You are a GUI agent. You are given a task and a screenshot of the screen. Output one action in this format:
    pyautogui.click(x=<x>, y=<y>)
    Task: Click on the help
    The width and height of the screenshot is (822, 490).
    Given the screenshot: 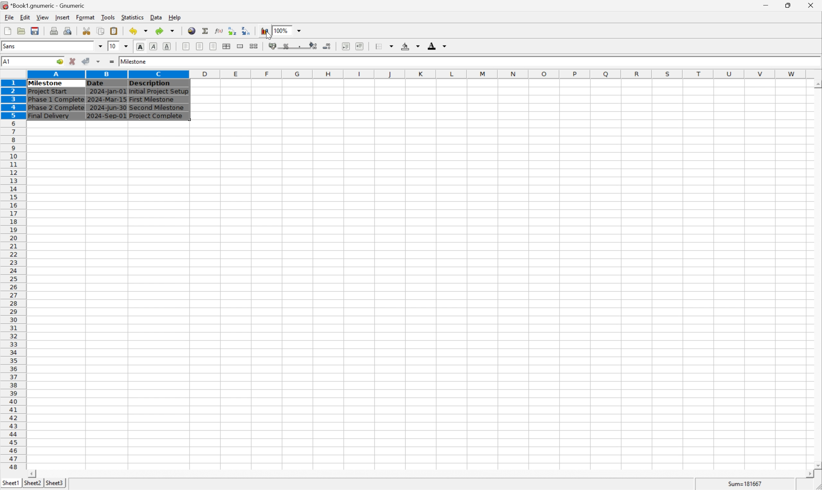 What is the action you would take?
    pyautogui.click(x=175, y=17)
    